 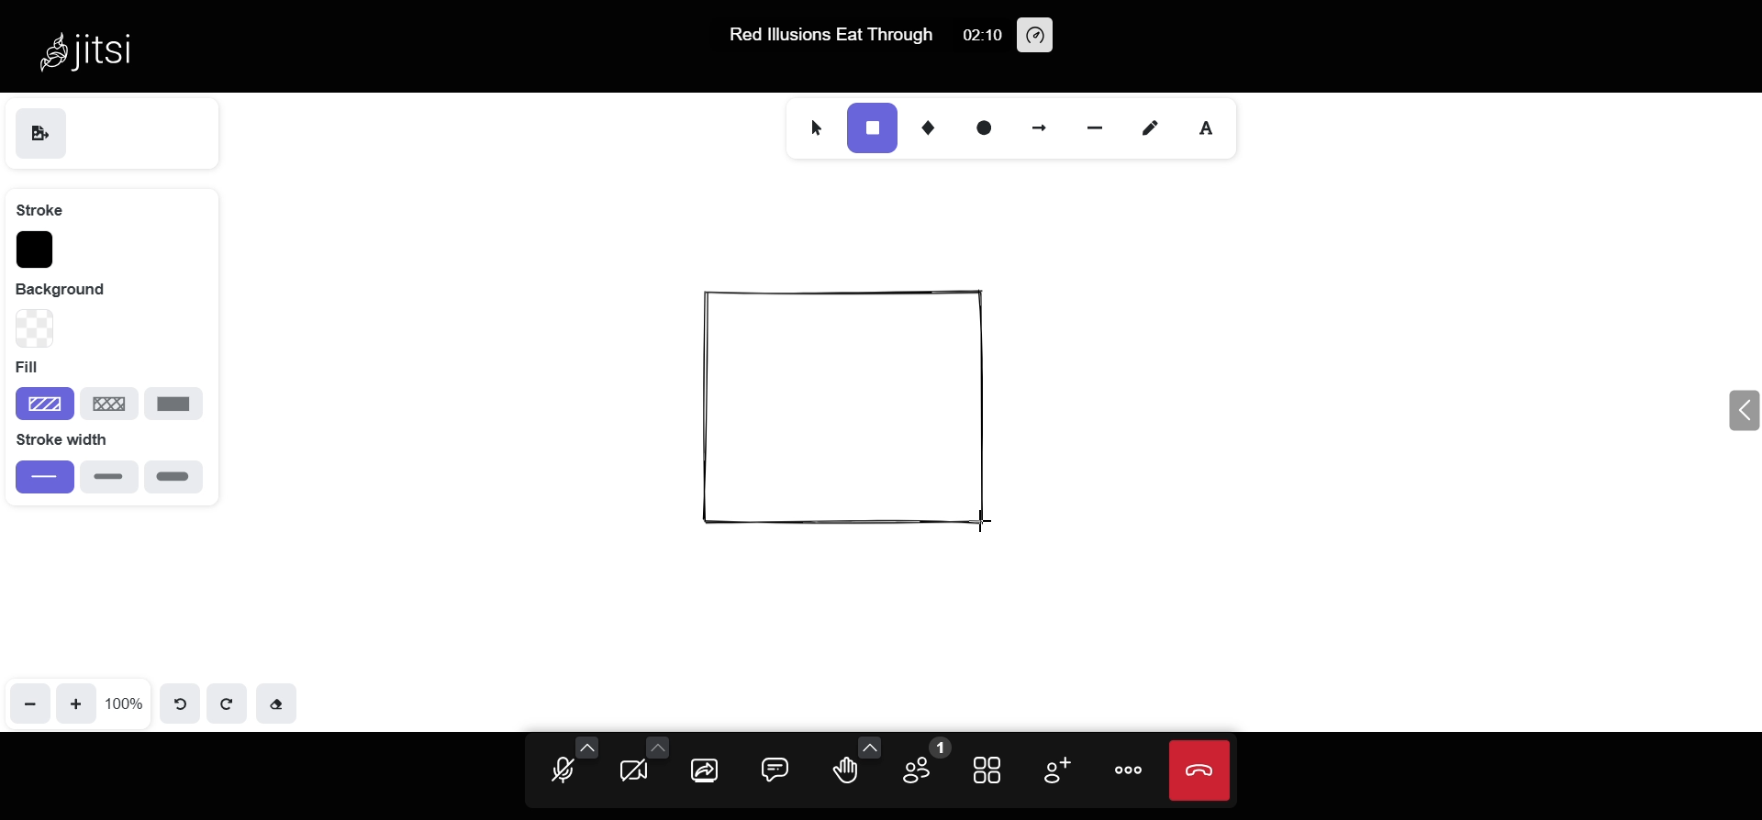 I want to click on expand, so click(x=1739, y=413).